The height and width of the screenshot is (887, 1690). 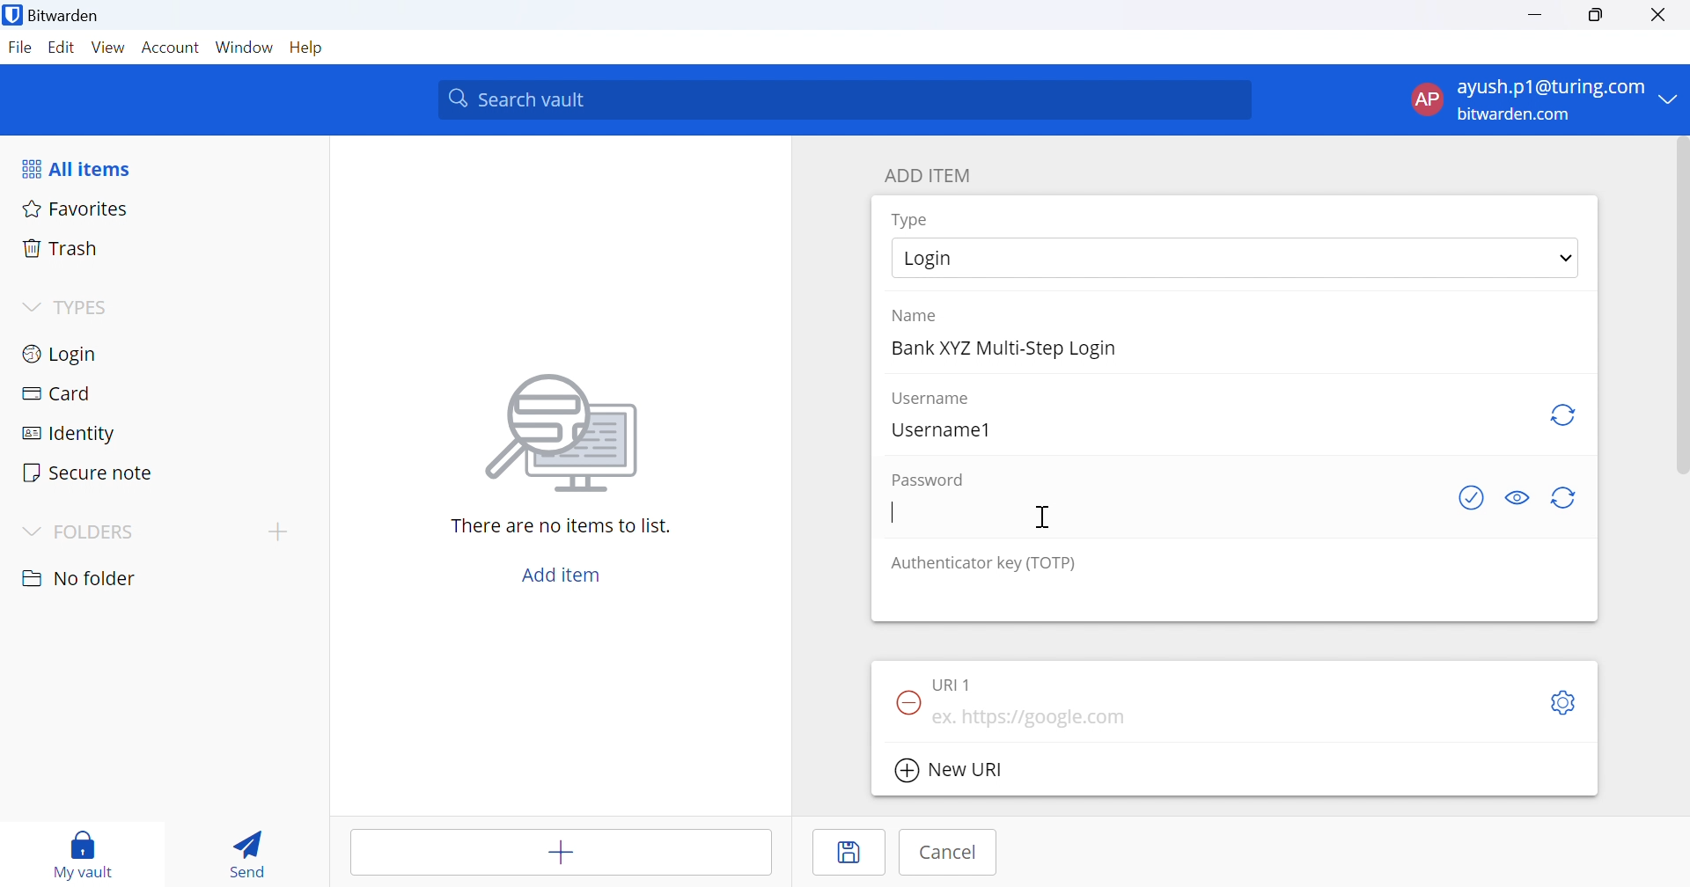 I want to click on Username, so click(x=932, y=399).